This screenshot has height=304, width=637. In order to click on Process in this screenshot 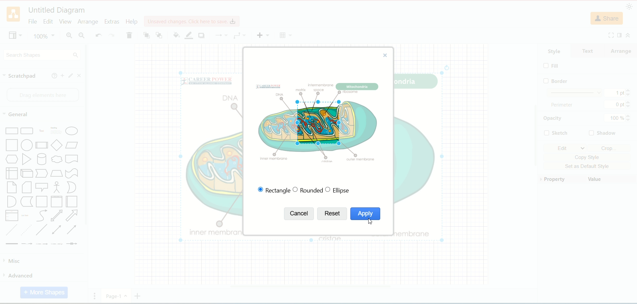, I will do `click(42, 146)`.